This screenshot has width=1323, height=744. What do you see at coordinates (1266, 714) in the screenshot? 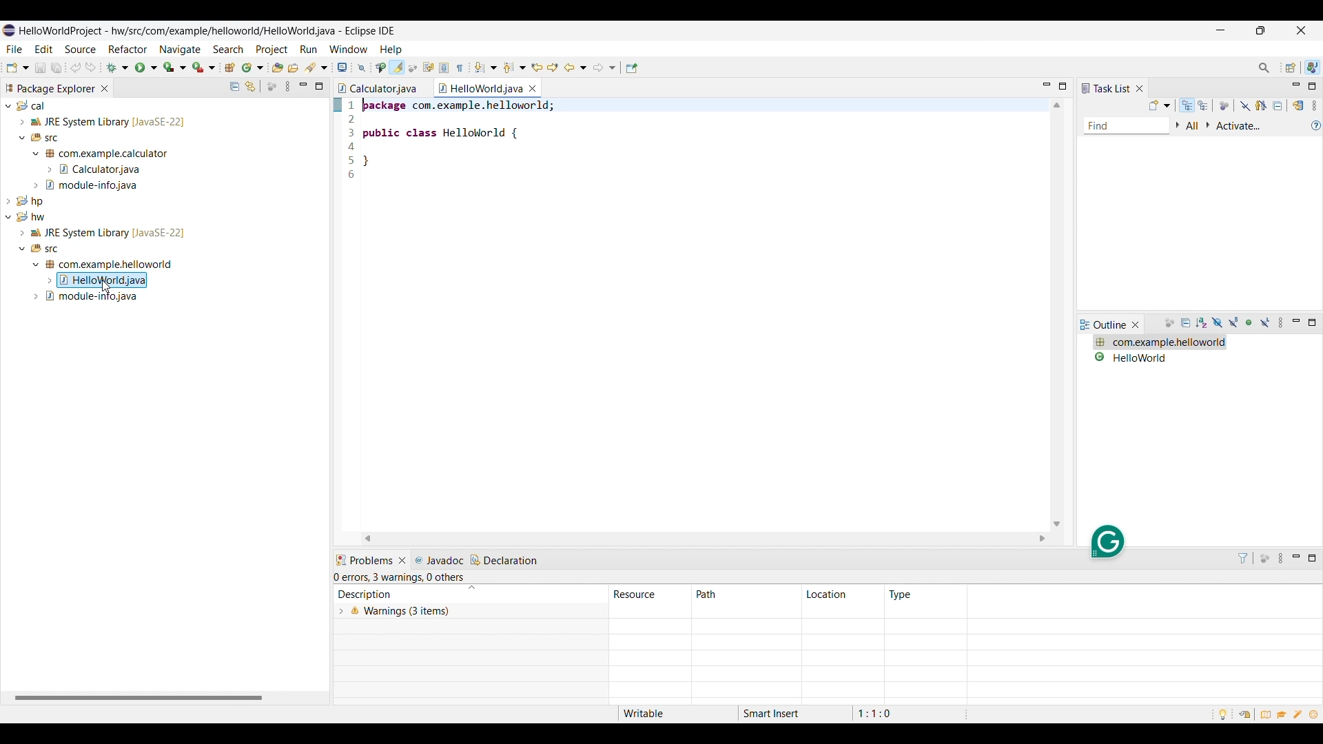
I see `Overview ` at bounding box center [1266, 714].